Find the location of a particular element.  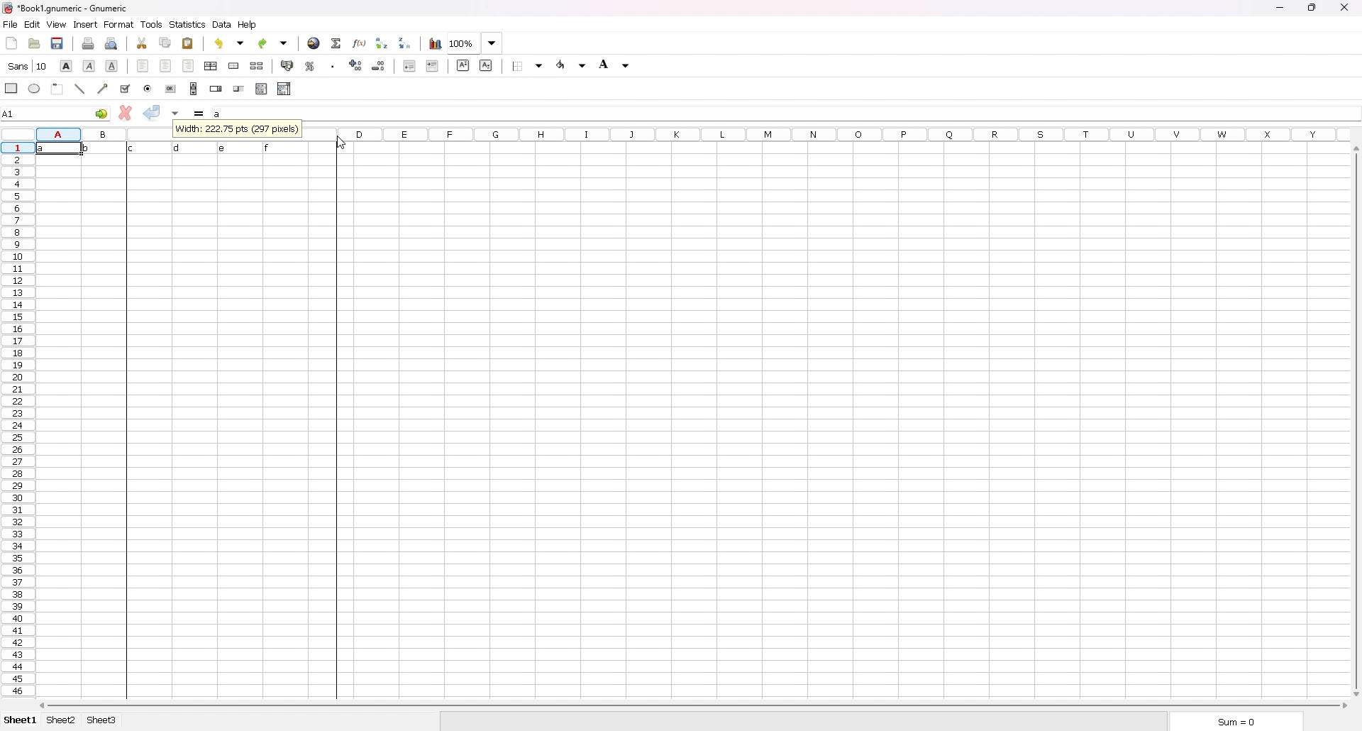

border is located at coordinates (528, 65).